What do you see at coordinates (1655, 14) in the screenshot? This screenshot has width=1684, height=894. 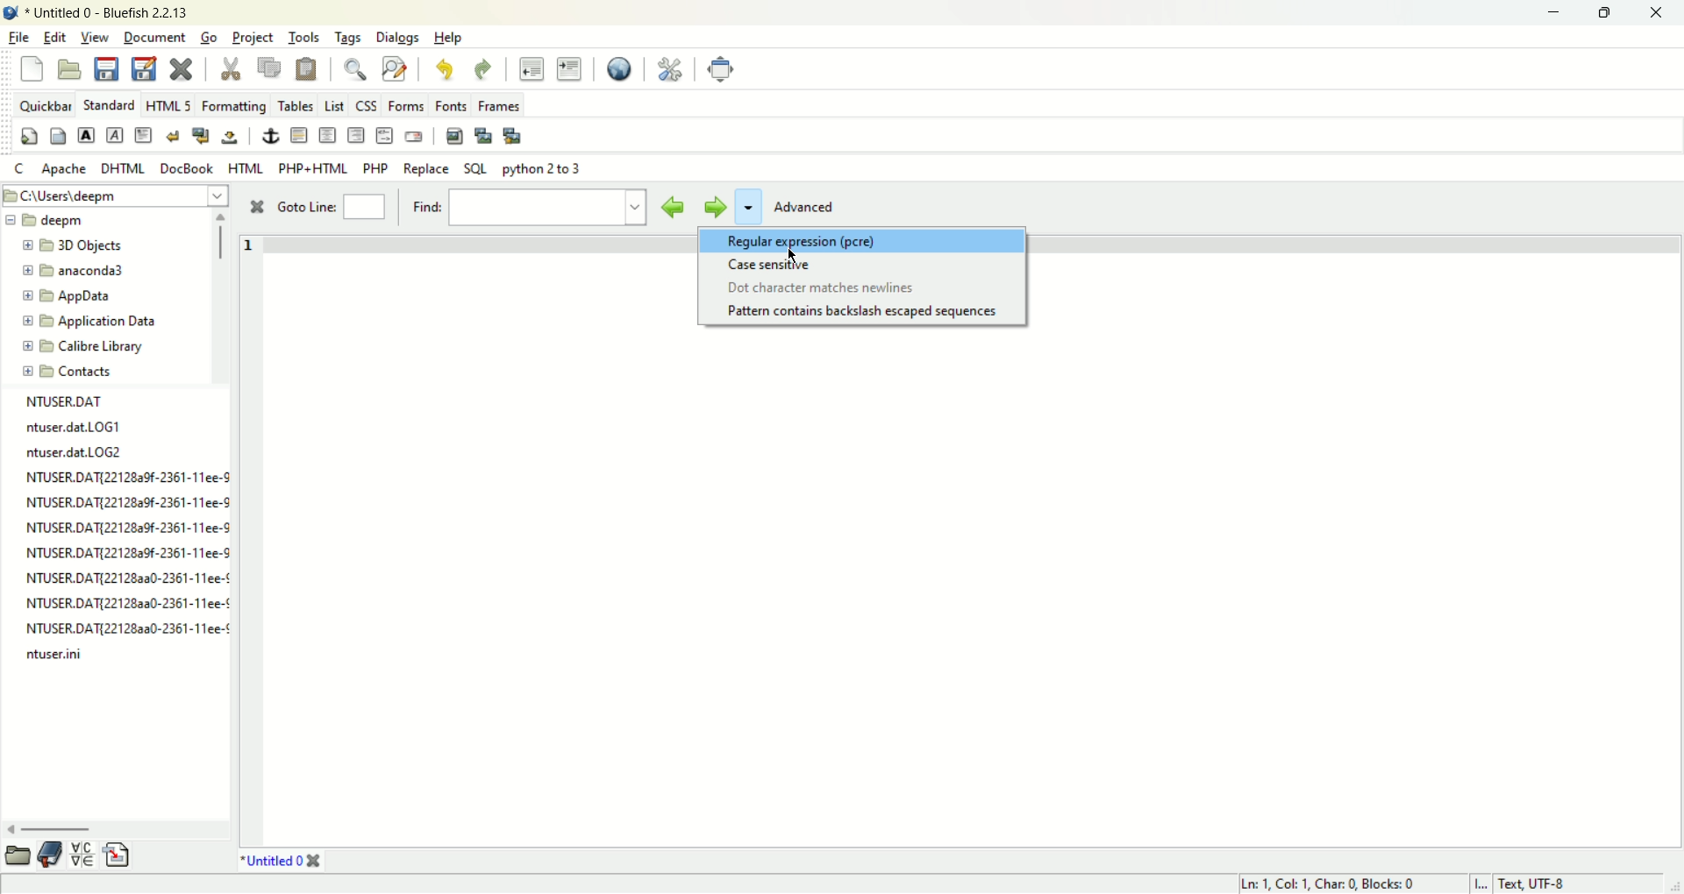 I see `close` at bounding box center [1655, 14].